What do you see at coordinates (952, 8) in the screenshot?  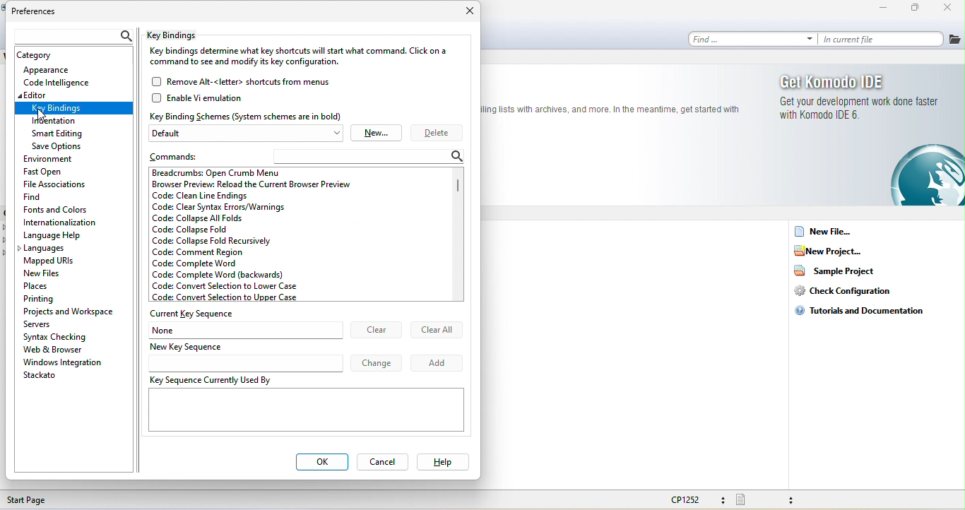 I see `close` at bounding box center [952, 8].